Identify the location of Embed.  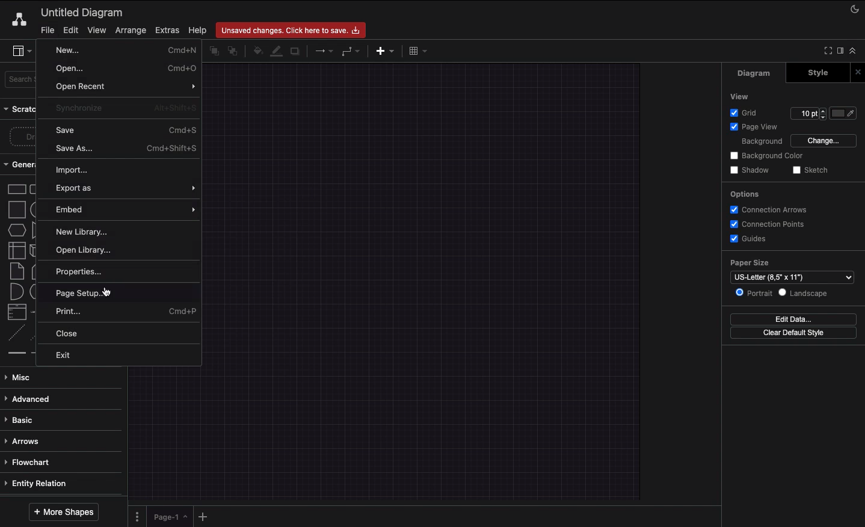
(125, 209).